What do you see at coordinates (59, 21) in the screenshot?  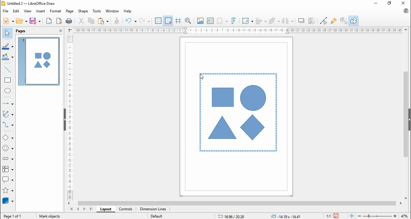 I see `export directly as pdf` at bounding box center [59, 21].